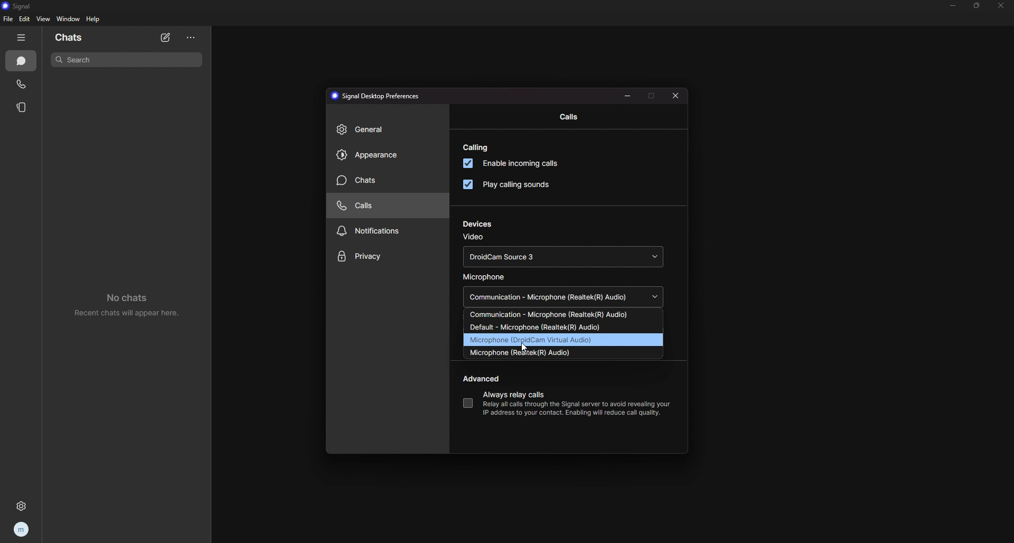 The image size is (1014, 543). What do you see at coordinates (43, 19) in the screenshot?
I see `view` at bounding box center [43, 19].